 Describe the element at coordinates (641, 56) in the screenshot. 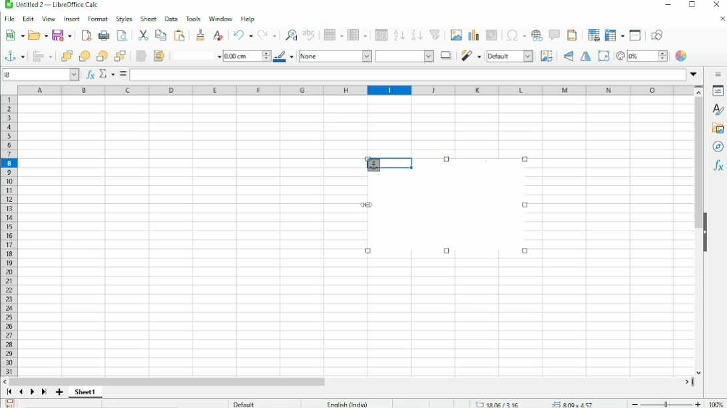

I see `Transparency` at that location.